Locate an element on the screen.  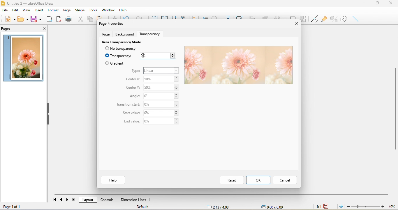
1:1 is located at coordinates (318, 207).